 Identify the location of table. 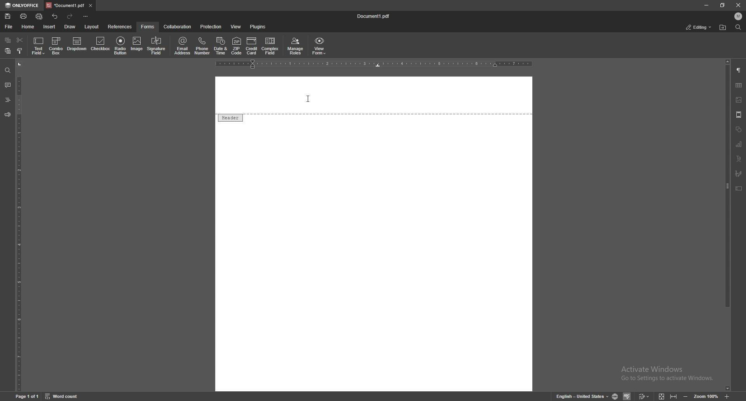
(739, 85).